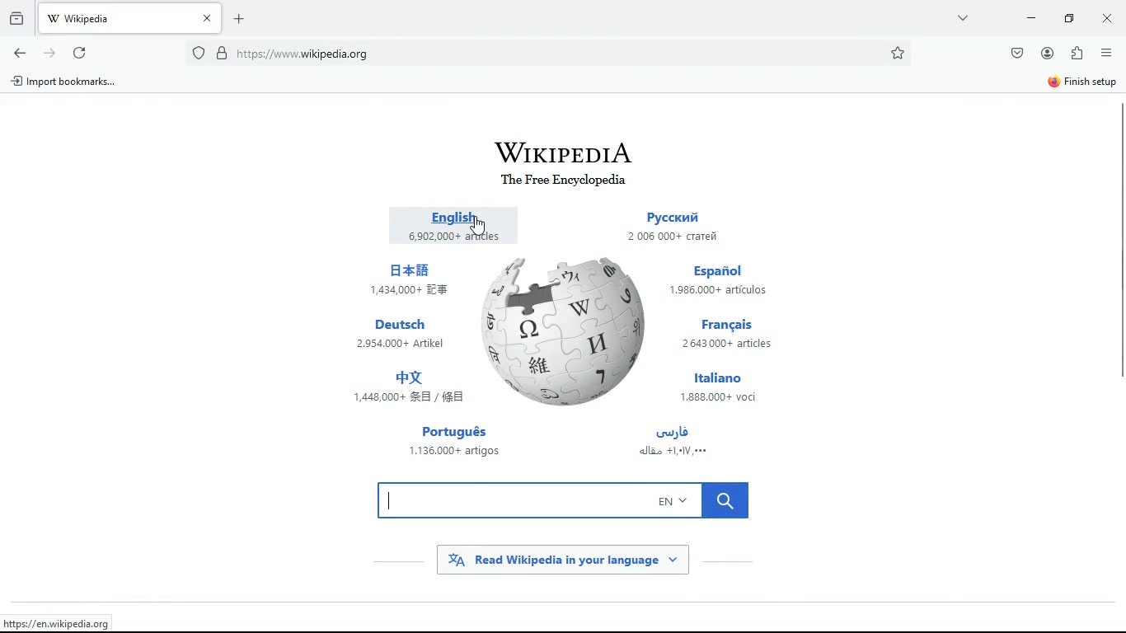 The image size is (1126, 633). What do you see at coordinates (1069, 17) in the screenshot?
I see `maximize` at bounding box center [1069, 17].